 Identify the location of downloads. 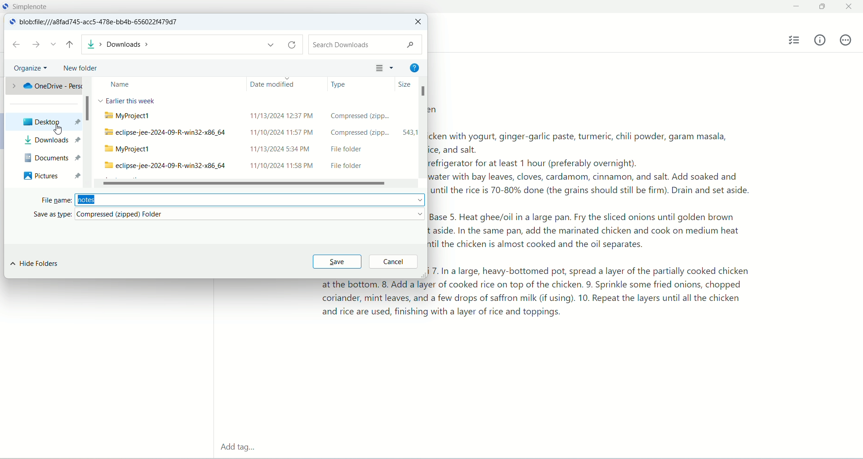
(192, 45).